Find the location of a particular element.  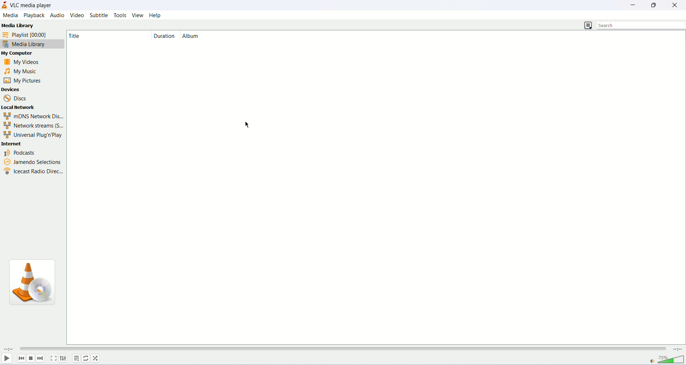

my music is located at coordinates (23, 71).